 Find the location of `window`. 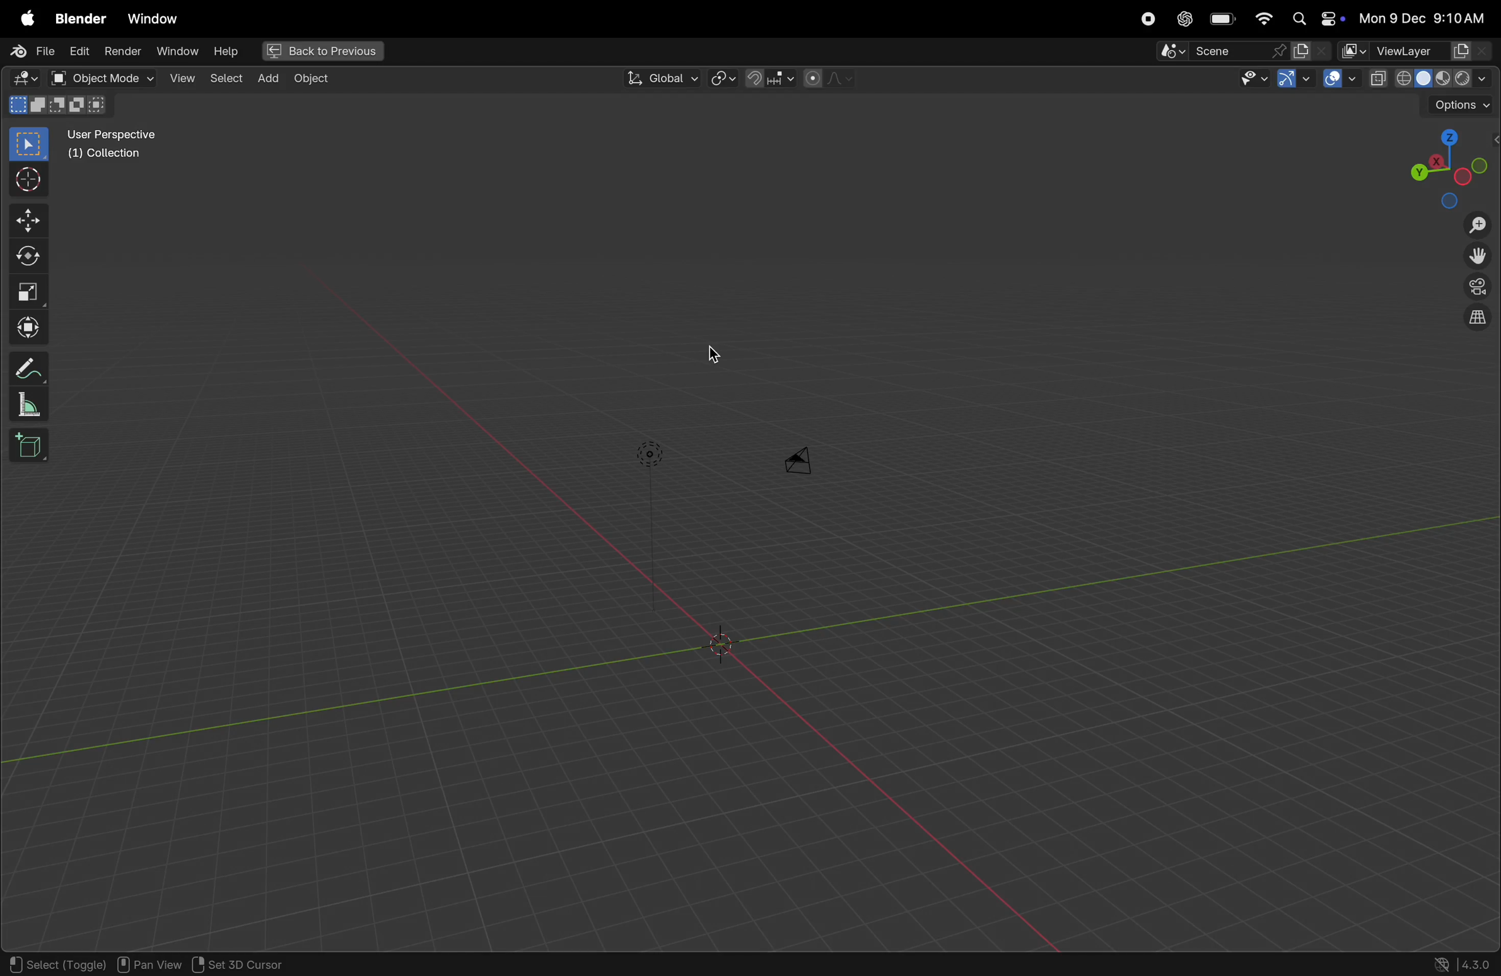

window is located at coordinates (152, 18).